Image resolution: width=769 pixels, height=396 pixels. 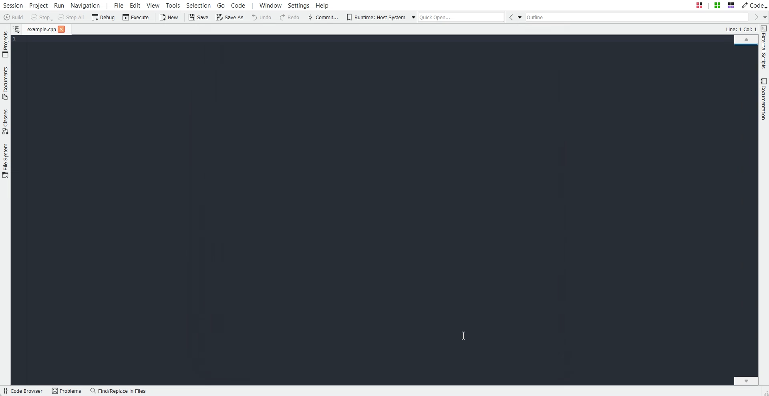 What do you see at coordinates (198, 17) in the screenshot?
I see `Save` at bounding box center [198, 17].